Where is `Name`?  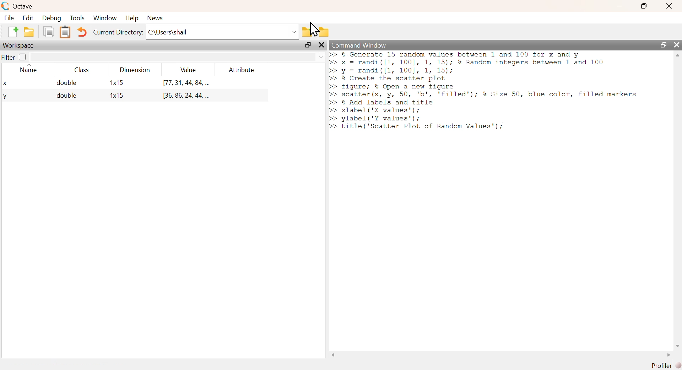
Name is located at coordinates (30, 69).